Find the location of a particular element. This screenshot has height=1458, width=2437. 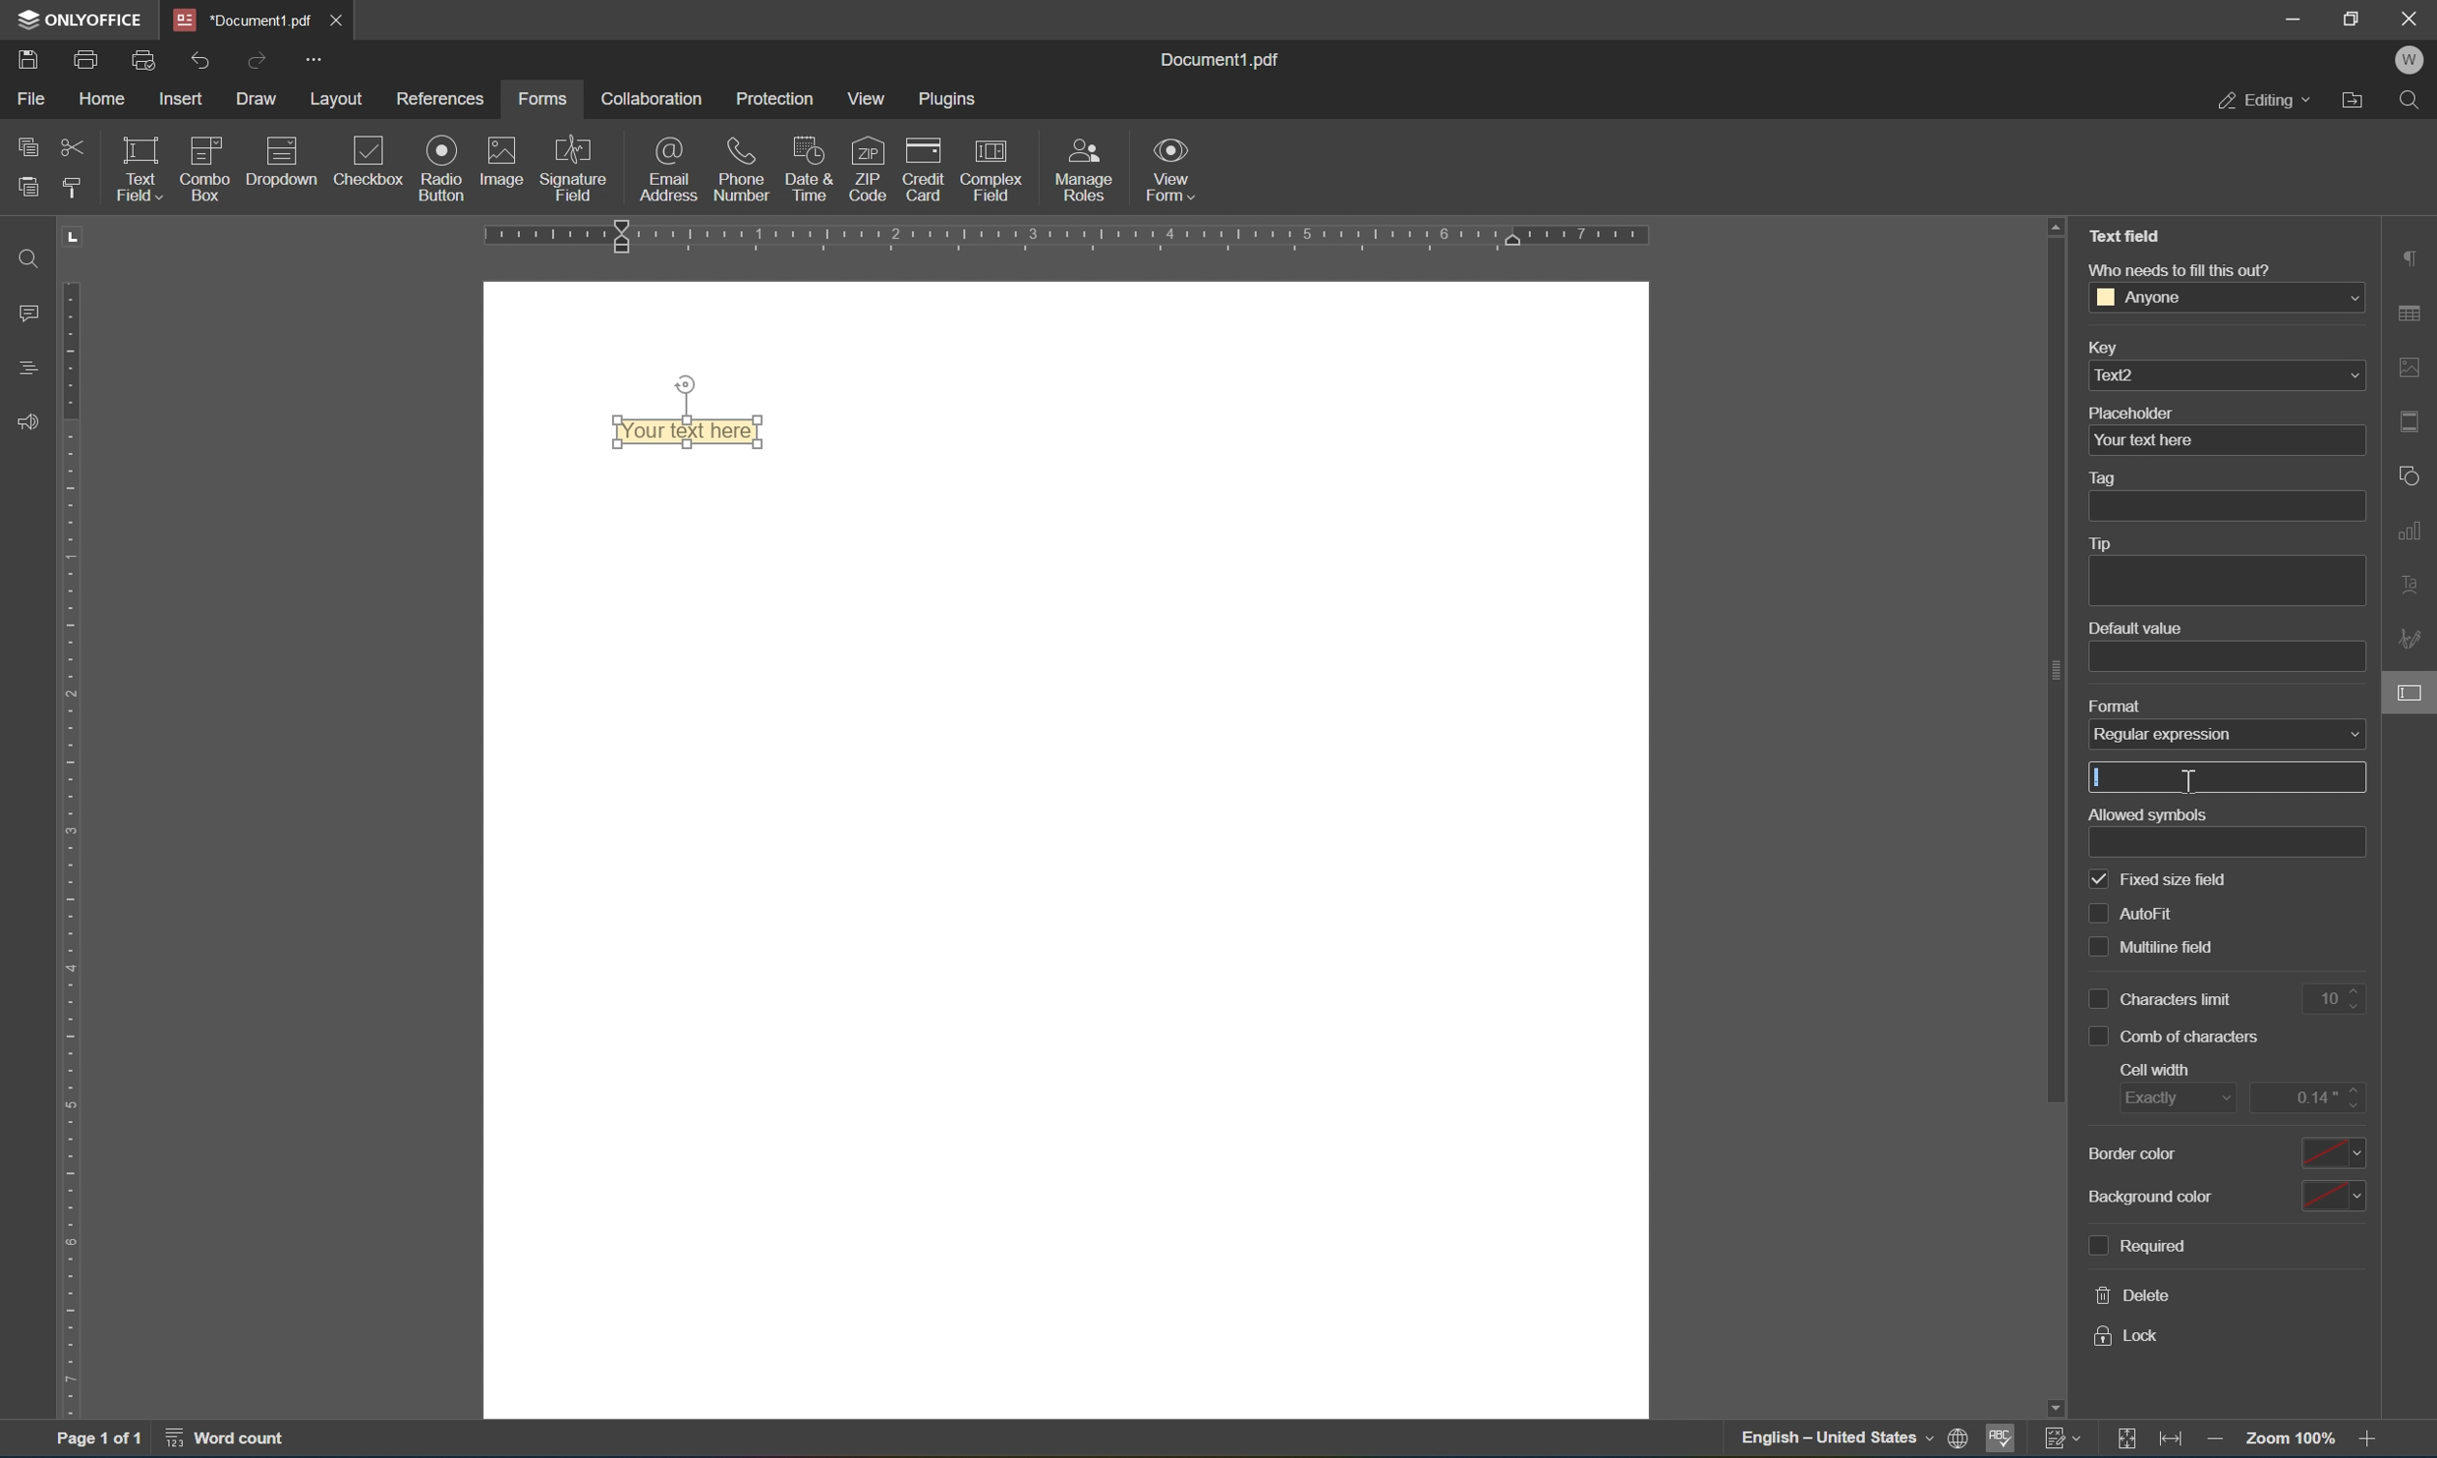

shape settings is located at coordinates (2406, 475).